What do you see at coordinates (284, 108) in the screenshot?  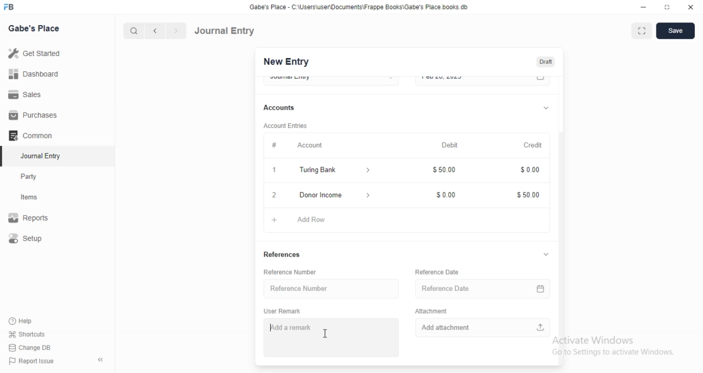 I see `Accounts.` at bounding box center [284, 108].